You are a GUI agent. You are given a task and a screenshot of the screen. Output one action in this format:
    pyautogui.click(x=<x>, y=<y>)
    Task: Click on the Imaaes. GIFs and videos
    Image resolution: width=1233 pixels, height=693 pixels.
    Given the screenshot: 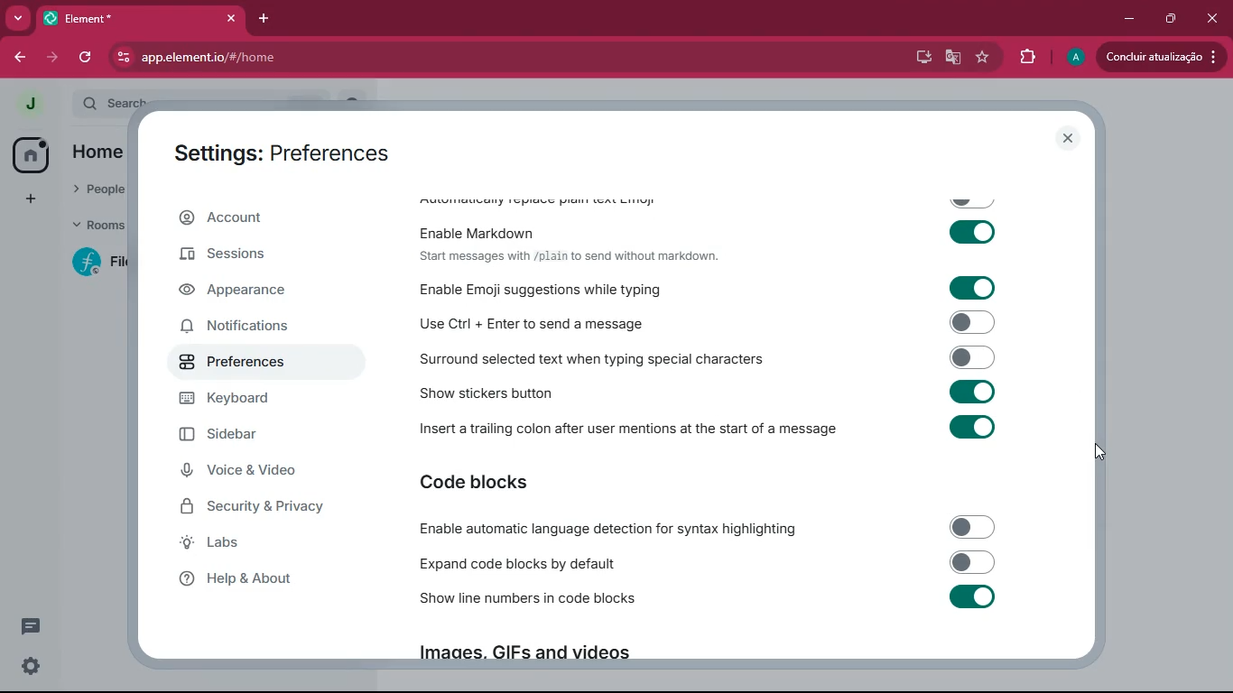 What is the action you would take?
    pyautogui.click(x=522, y=656)
    